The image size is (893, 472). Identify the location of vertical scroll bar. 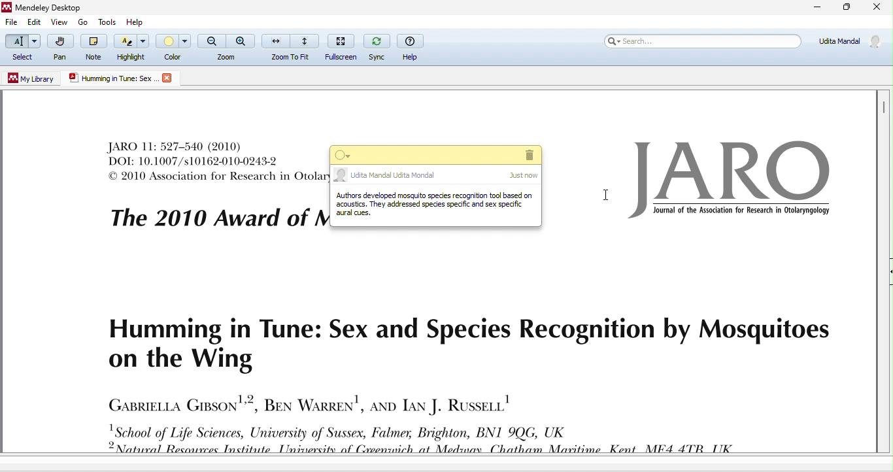
(884, 109).